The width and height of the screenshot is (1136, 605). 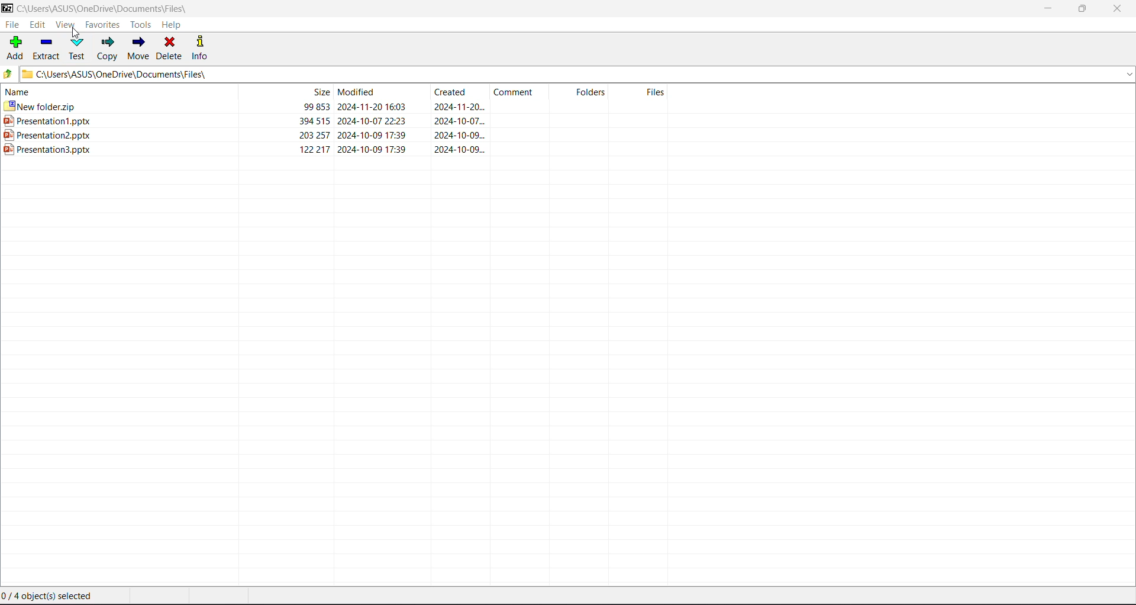 I want to click on Application Logo, so click(x=7, y=8).